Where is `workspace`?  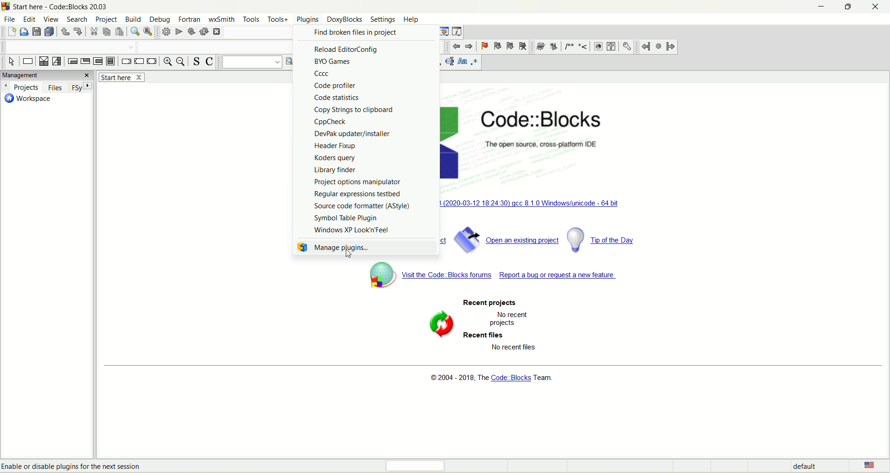
workspace is located at coordinates (27, 99).